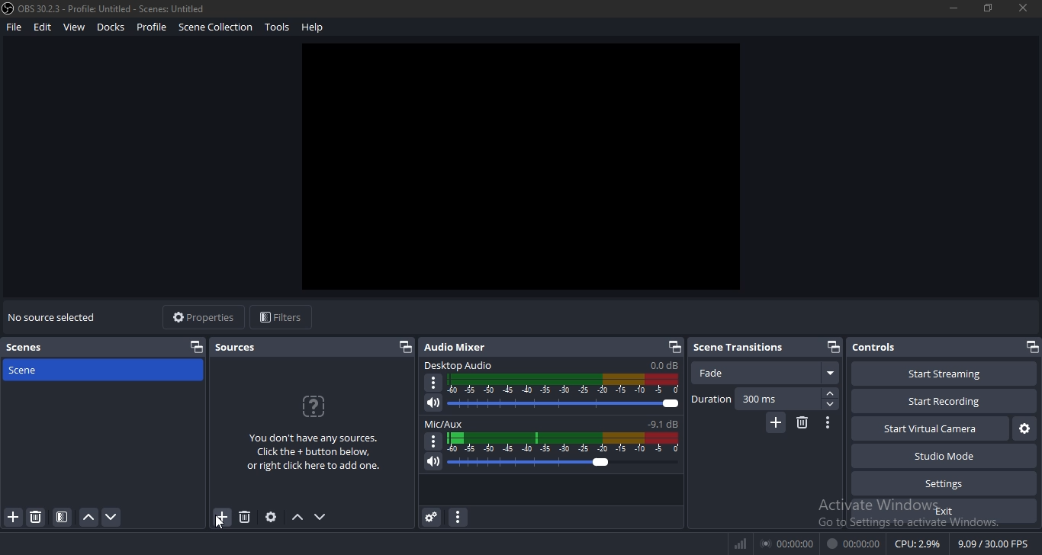 The height and width of the screenshot is (555, 1042). I want to click on desktop audio, so click(552, 387).